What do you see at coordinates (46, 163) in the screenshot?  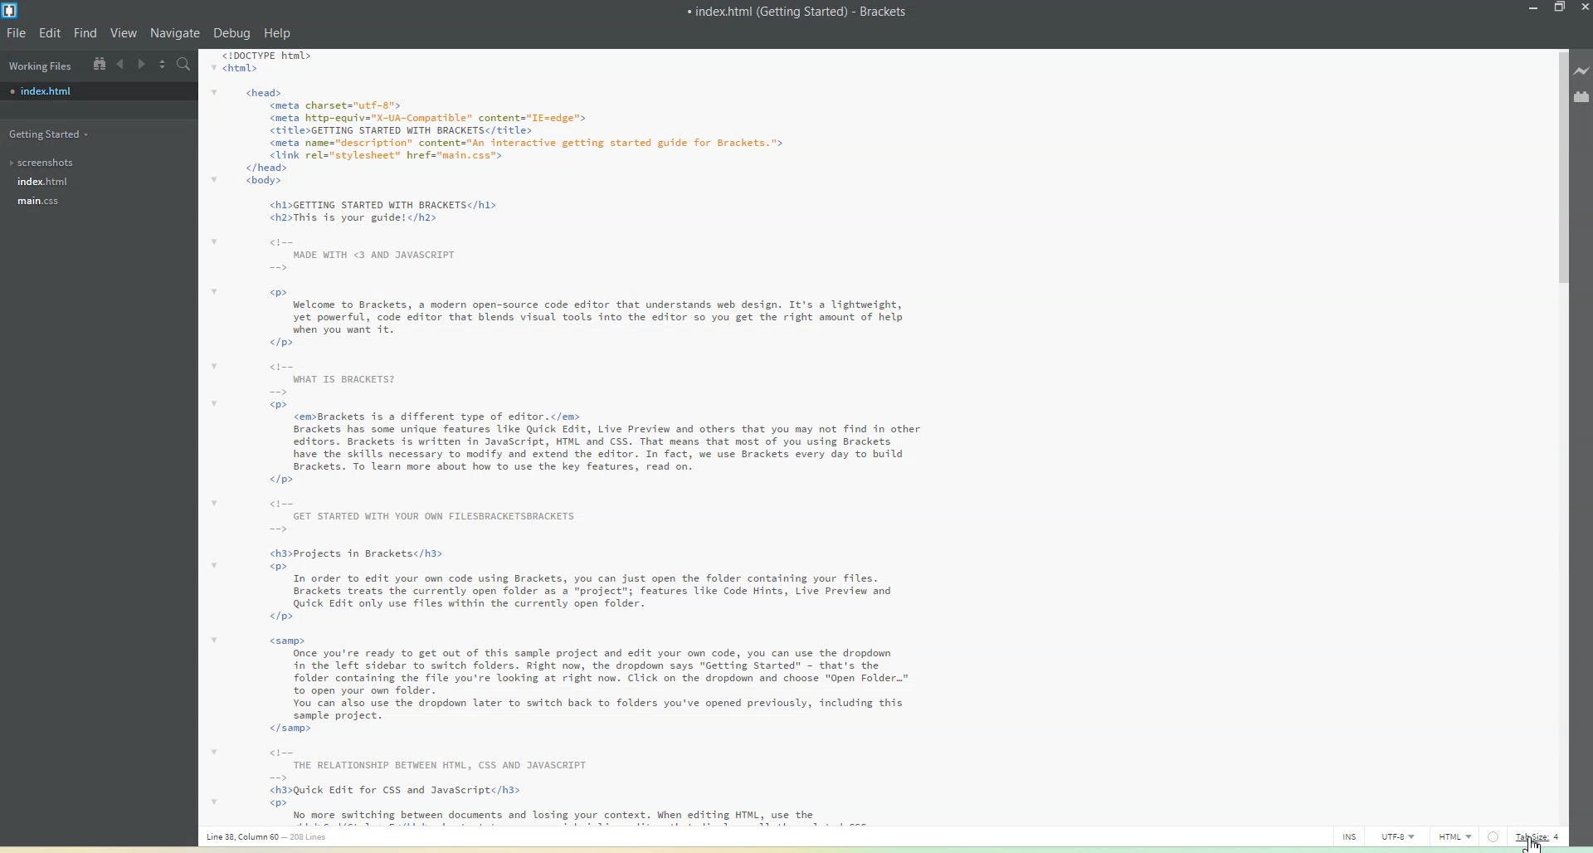 I see `Screenshot` at bounding box center [46, 163].